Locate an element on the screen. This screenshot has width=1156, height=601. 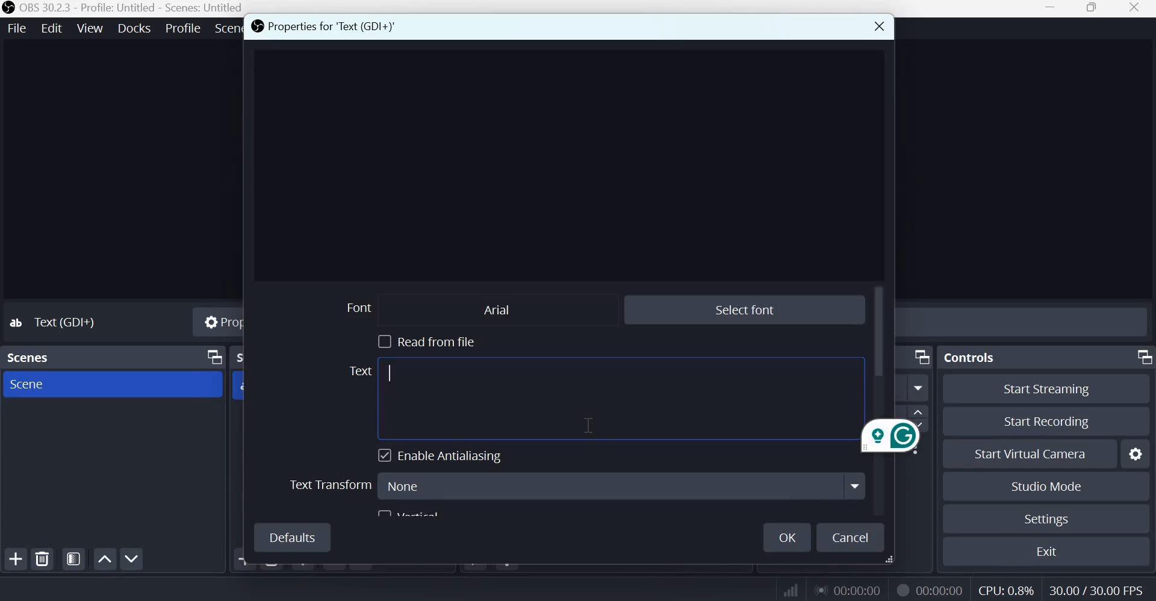
vertical is located at coordinates (414, 512).